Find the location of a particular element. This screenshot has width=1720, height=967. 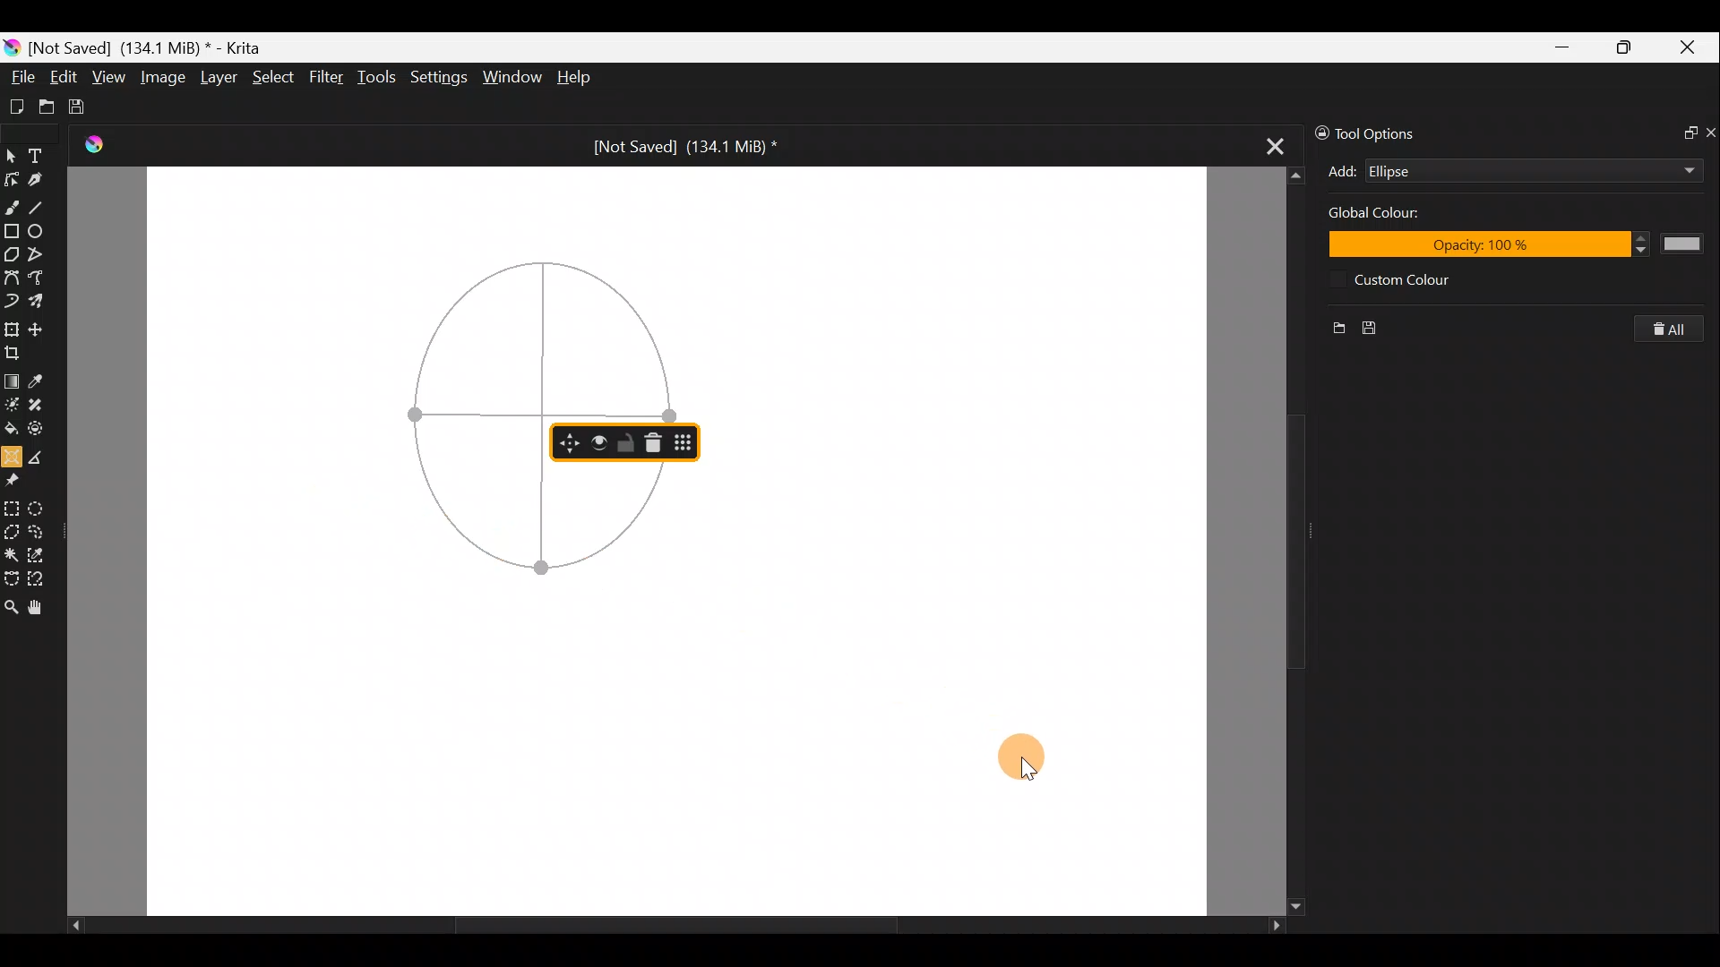

Freehand selection tool is located at coordinates (42, 530).